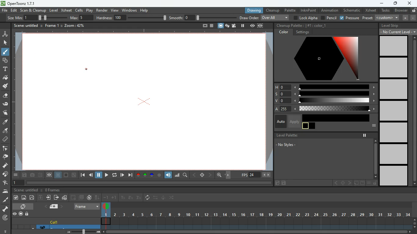 Image resolution: width=417 pixels, height=234 pixels. I want to click on no current level, so click(398, 32).